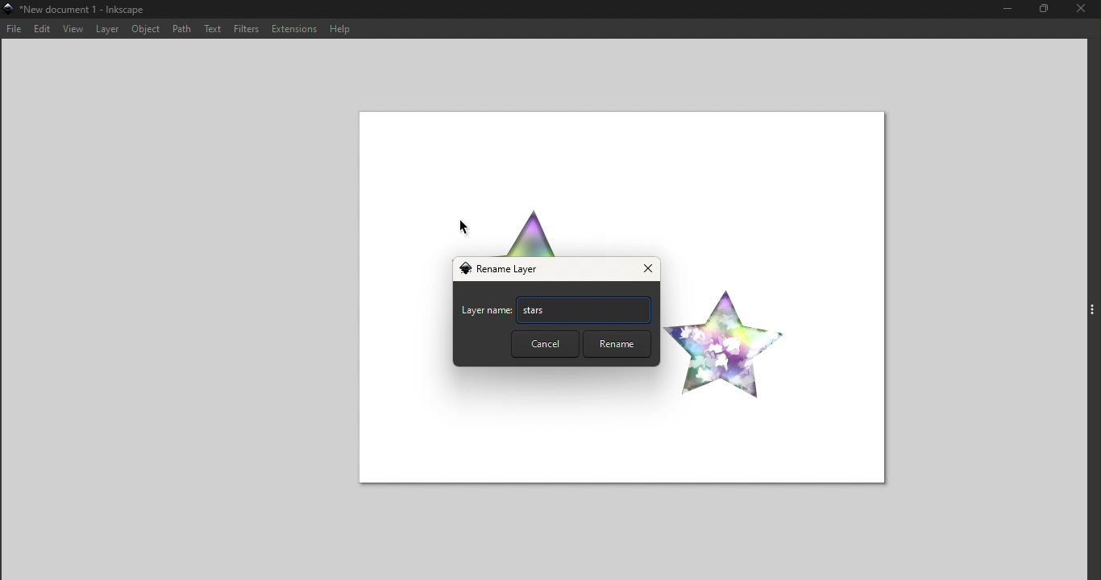 This screenshot has width=1101, height=580. I want to click on maximize, so click(1049, 11).